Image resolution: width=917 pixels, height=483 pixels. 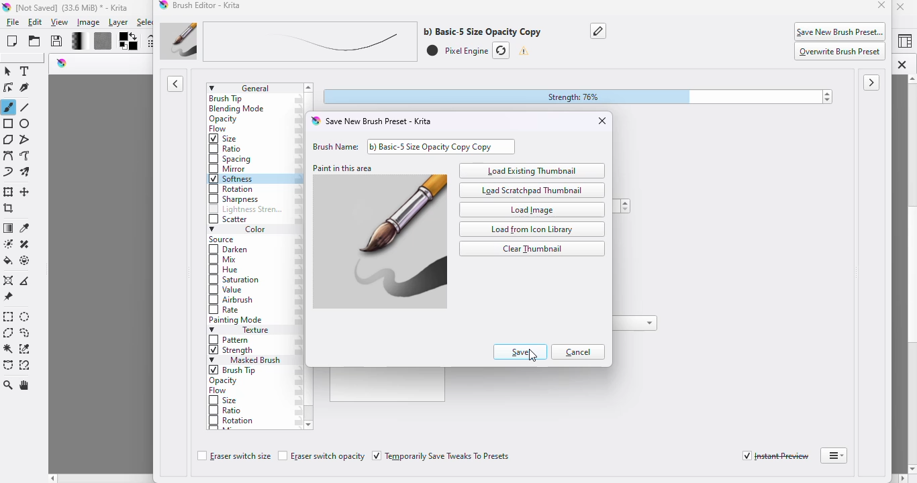 What do you see at coordinates (36, 22) in the screenshot?
I see `edit` at bounding box center [36, 22].